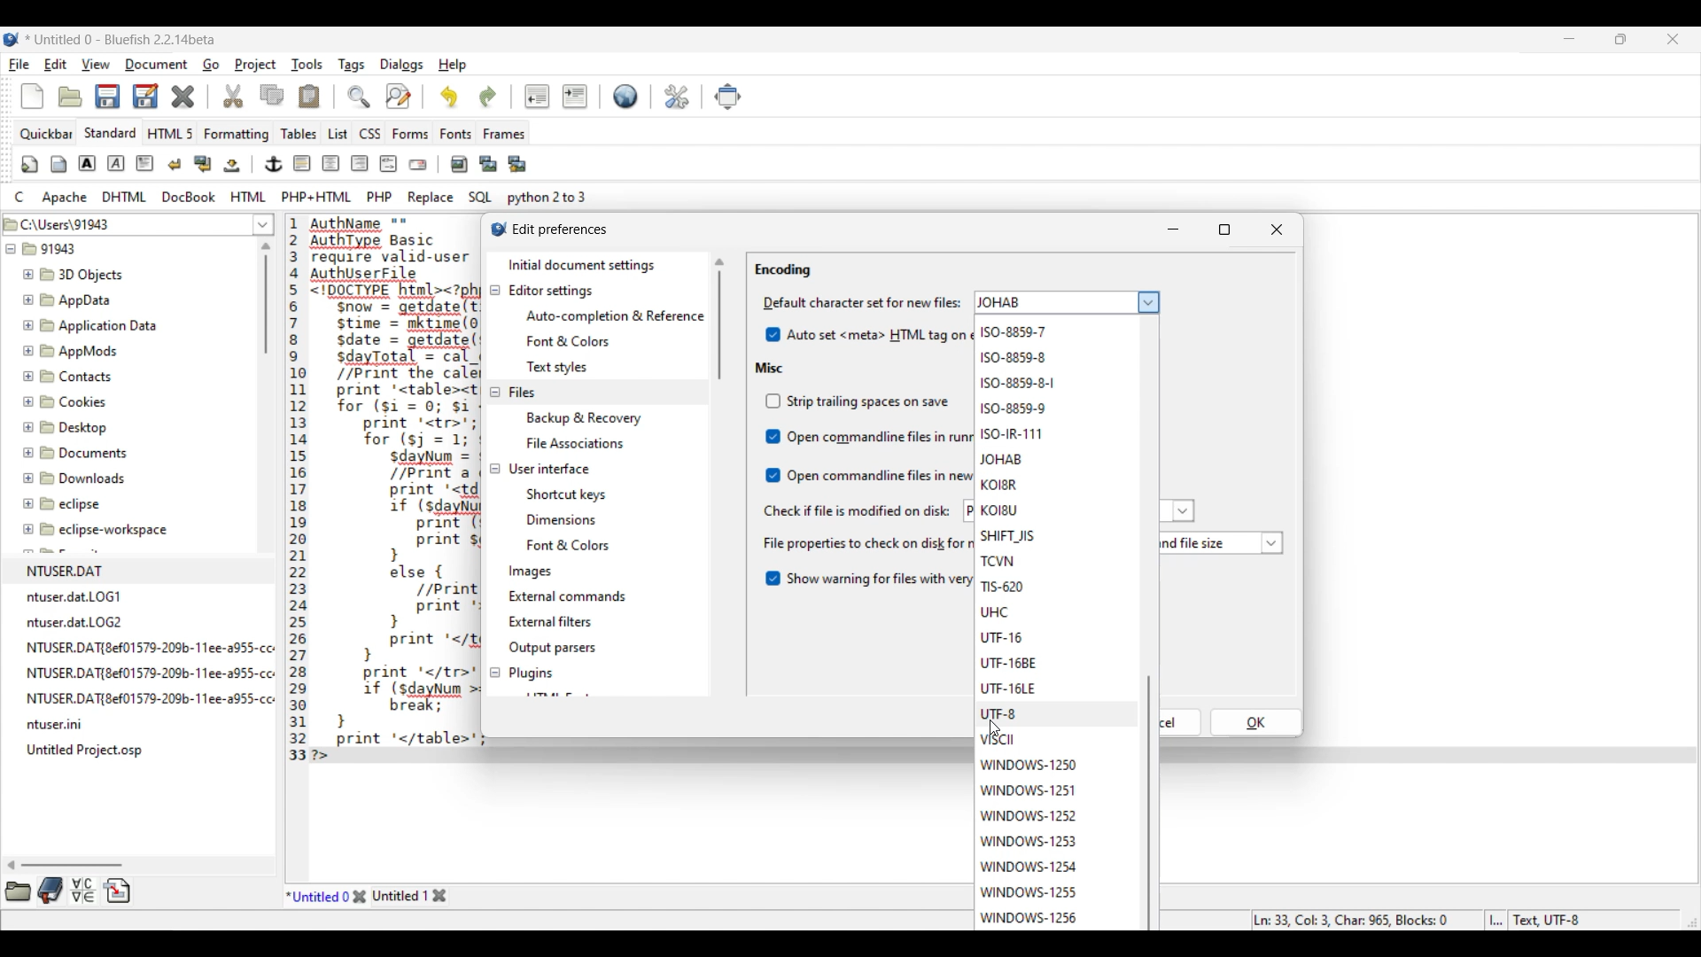 The image size is (1701, 957). What do you see at coordinates (64, 865) in the screenshot?
I see `Horizontal slide bar` at bounding box center [64, 865].